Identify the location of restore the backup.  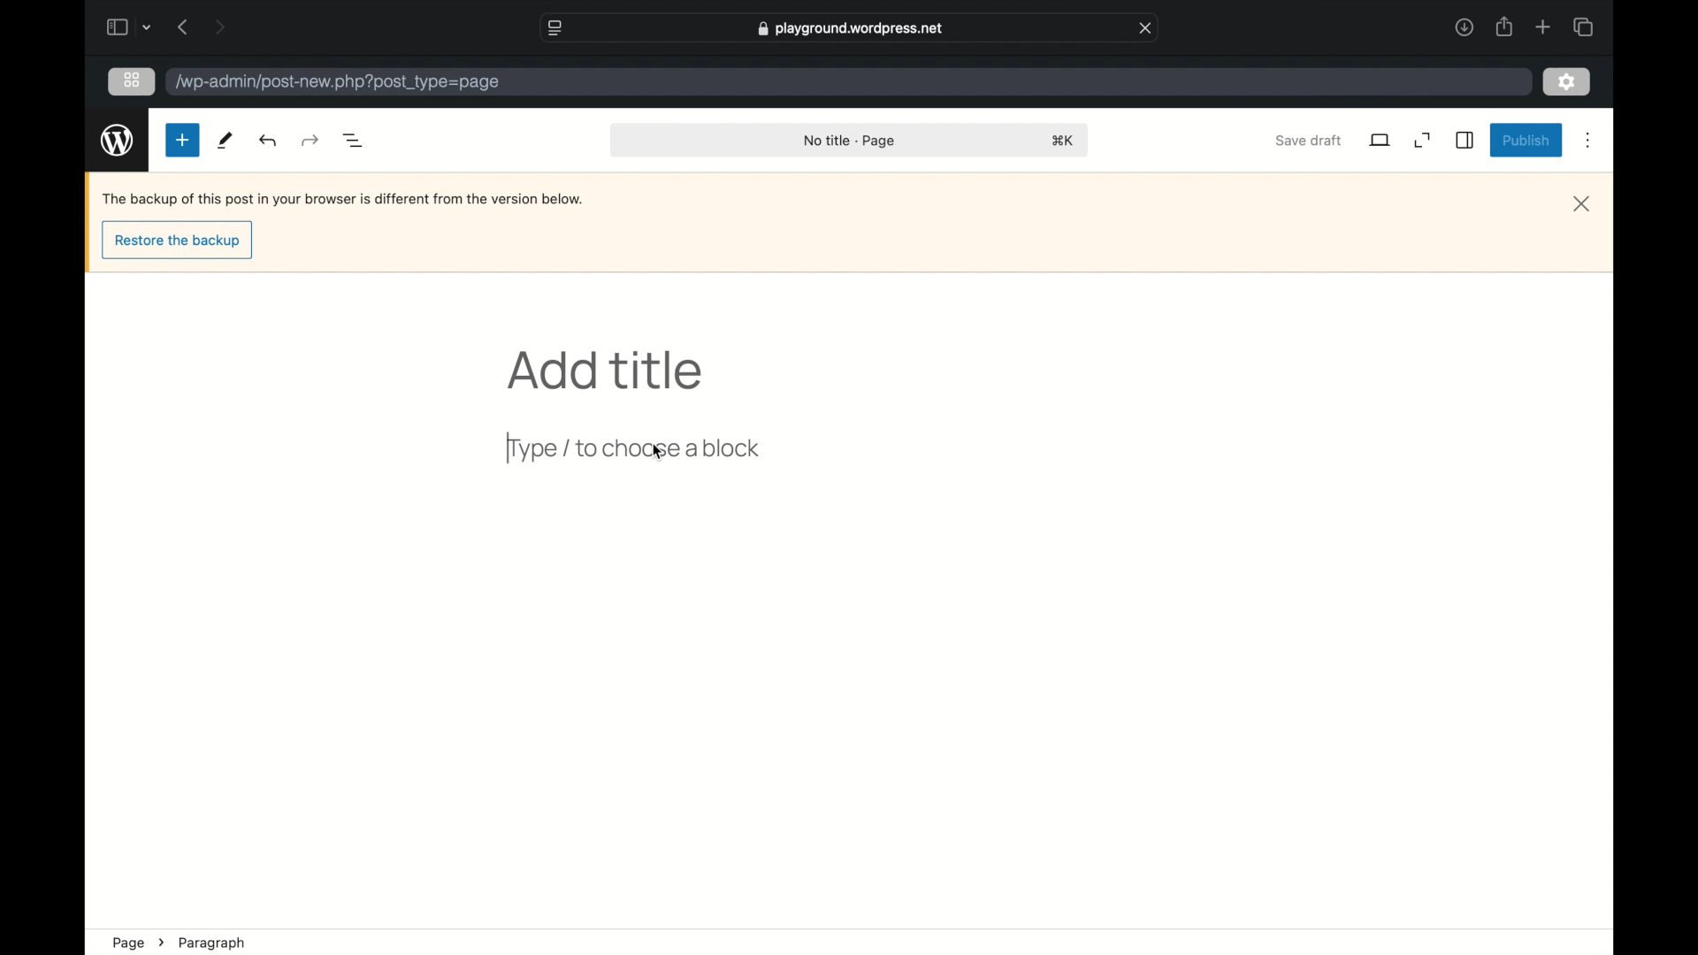
(177, 242).